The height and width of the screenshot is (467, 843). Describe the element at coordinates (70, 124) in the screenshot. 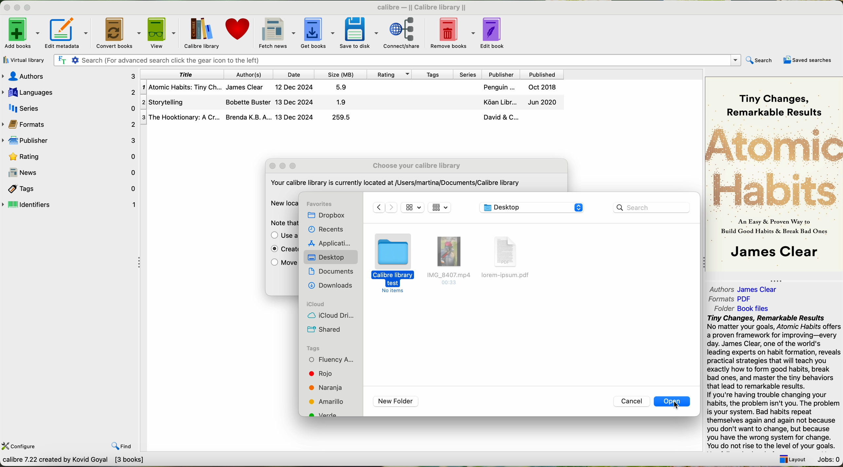

I see `formats` at that location.